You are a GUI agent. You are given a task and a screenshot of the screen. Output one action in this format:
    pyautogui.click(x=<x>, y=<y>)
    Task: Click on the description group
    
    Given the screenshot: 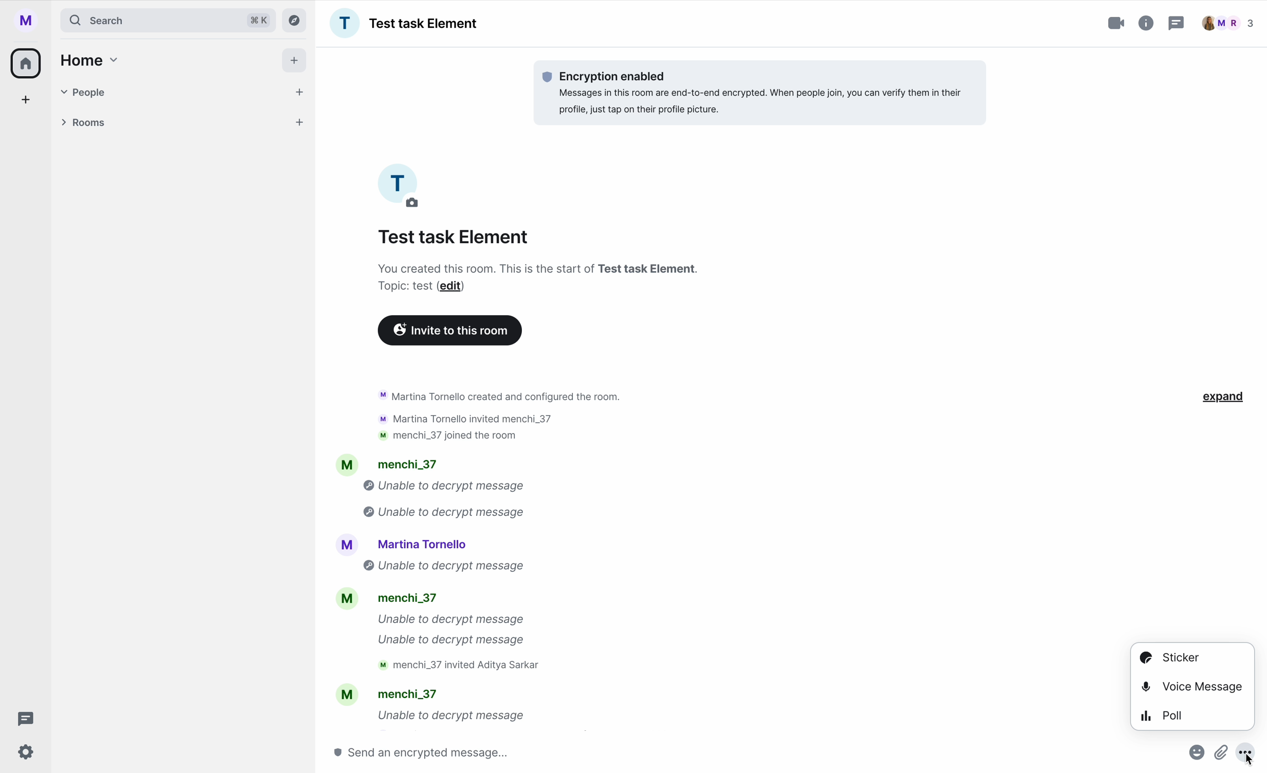 What is the action you would take?
    pyautogui.click(x=541, y=278)
    